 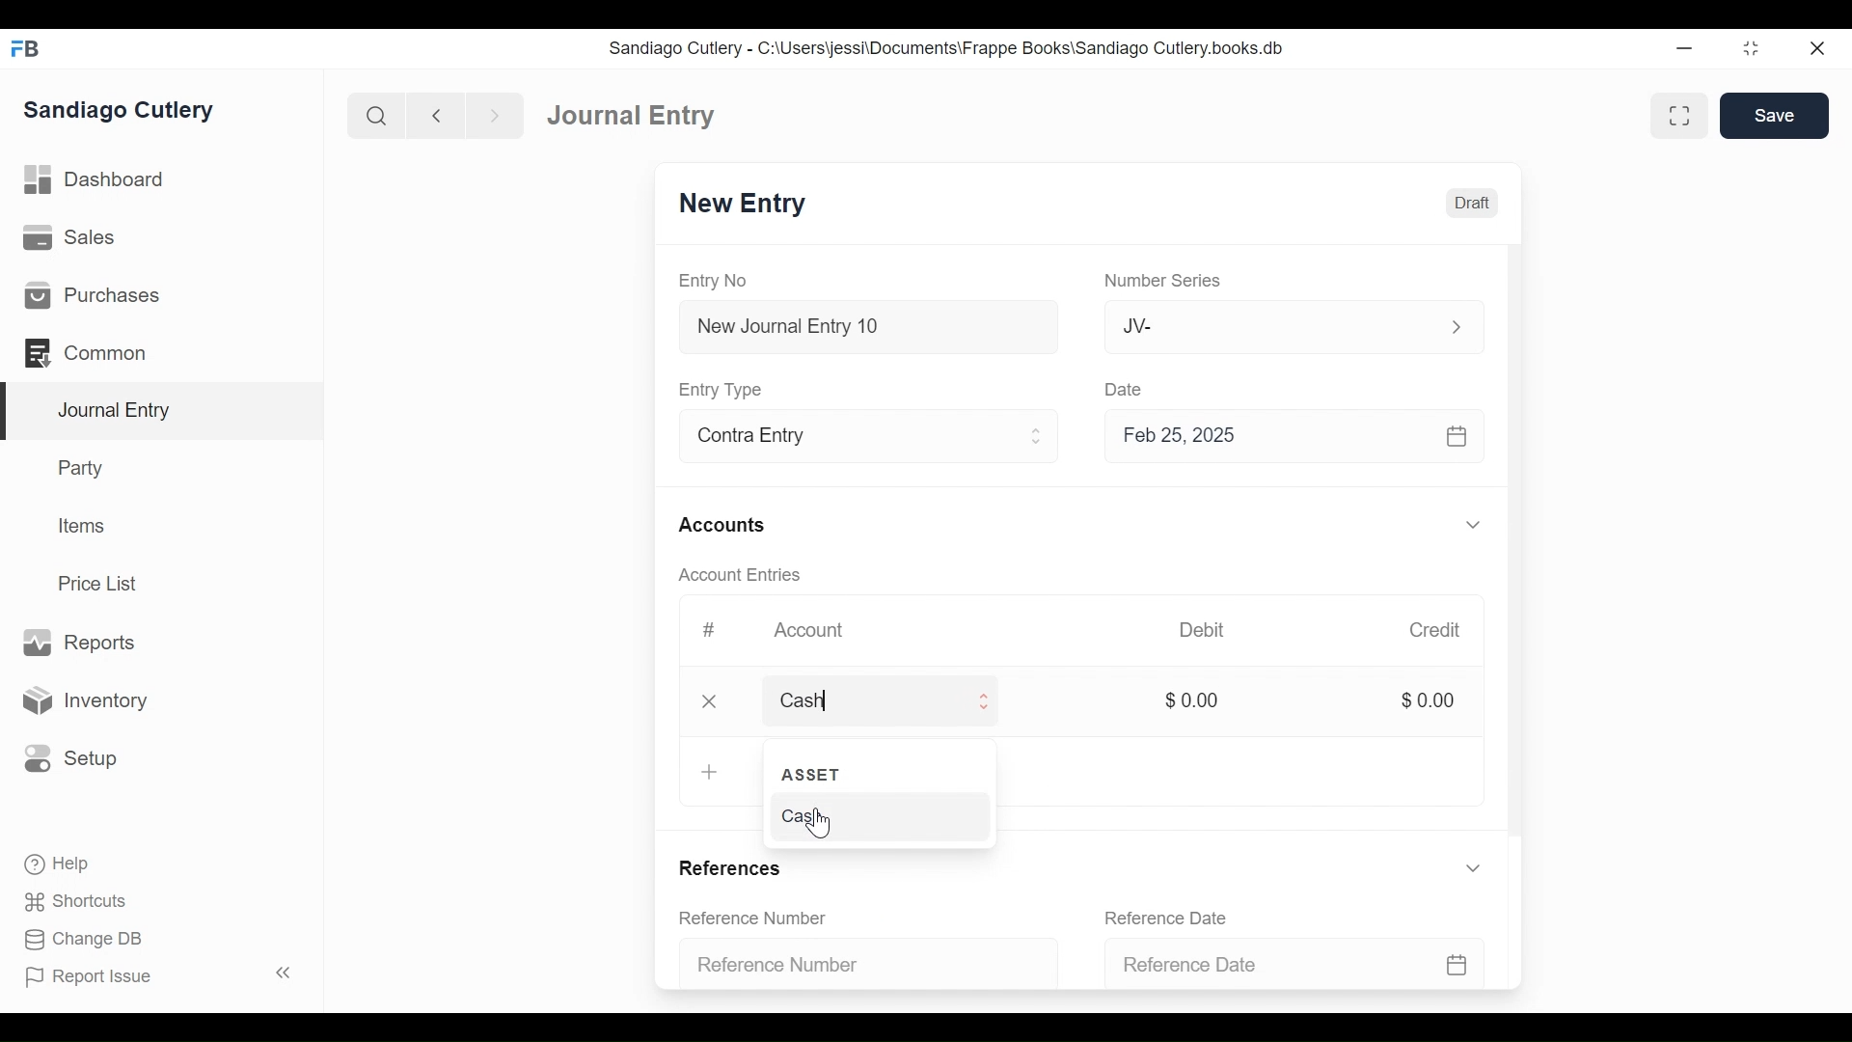 What do you see at coordinates (77, 642) in the screenshot?
I see `Reports` at bounding box center [77, 642].